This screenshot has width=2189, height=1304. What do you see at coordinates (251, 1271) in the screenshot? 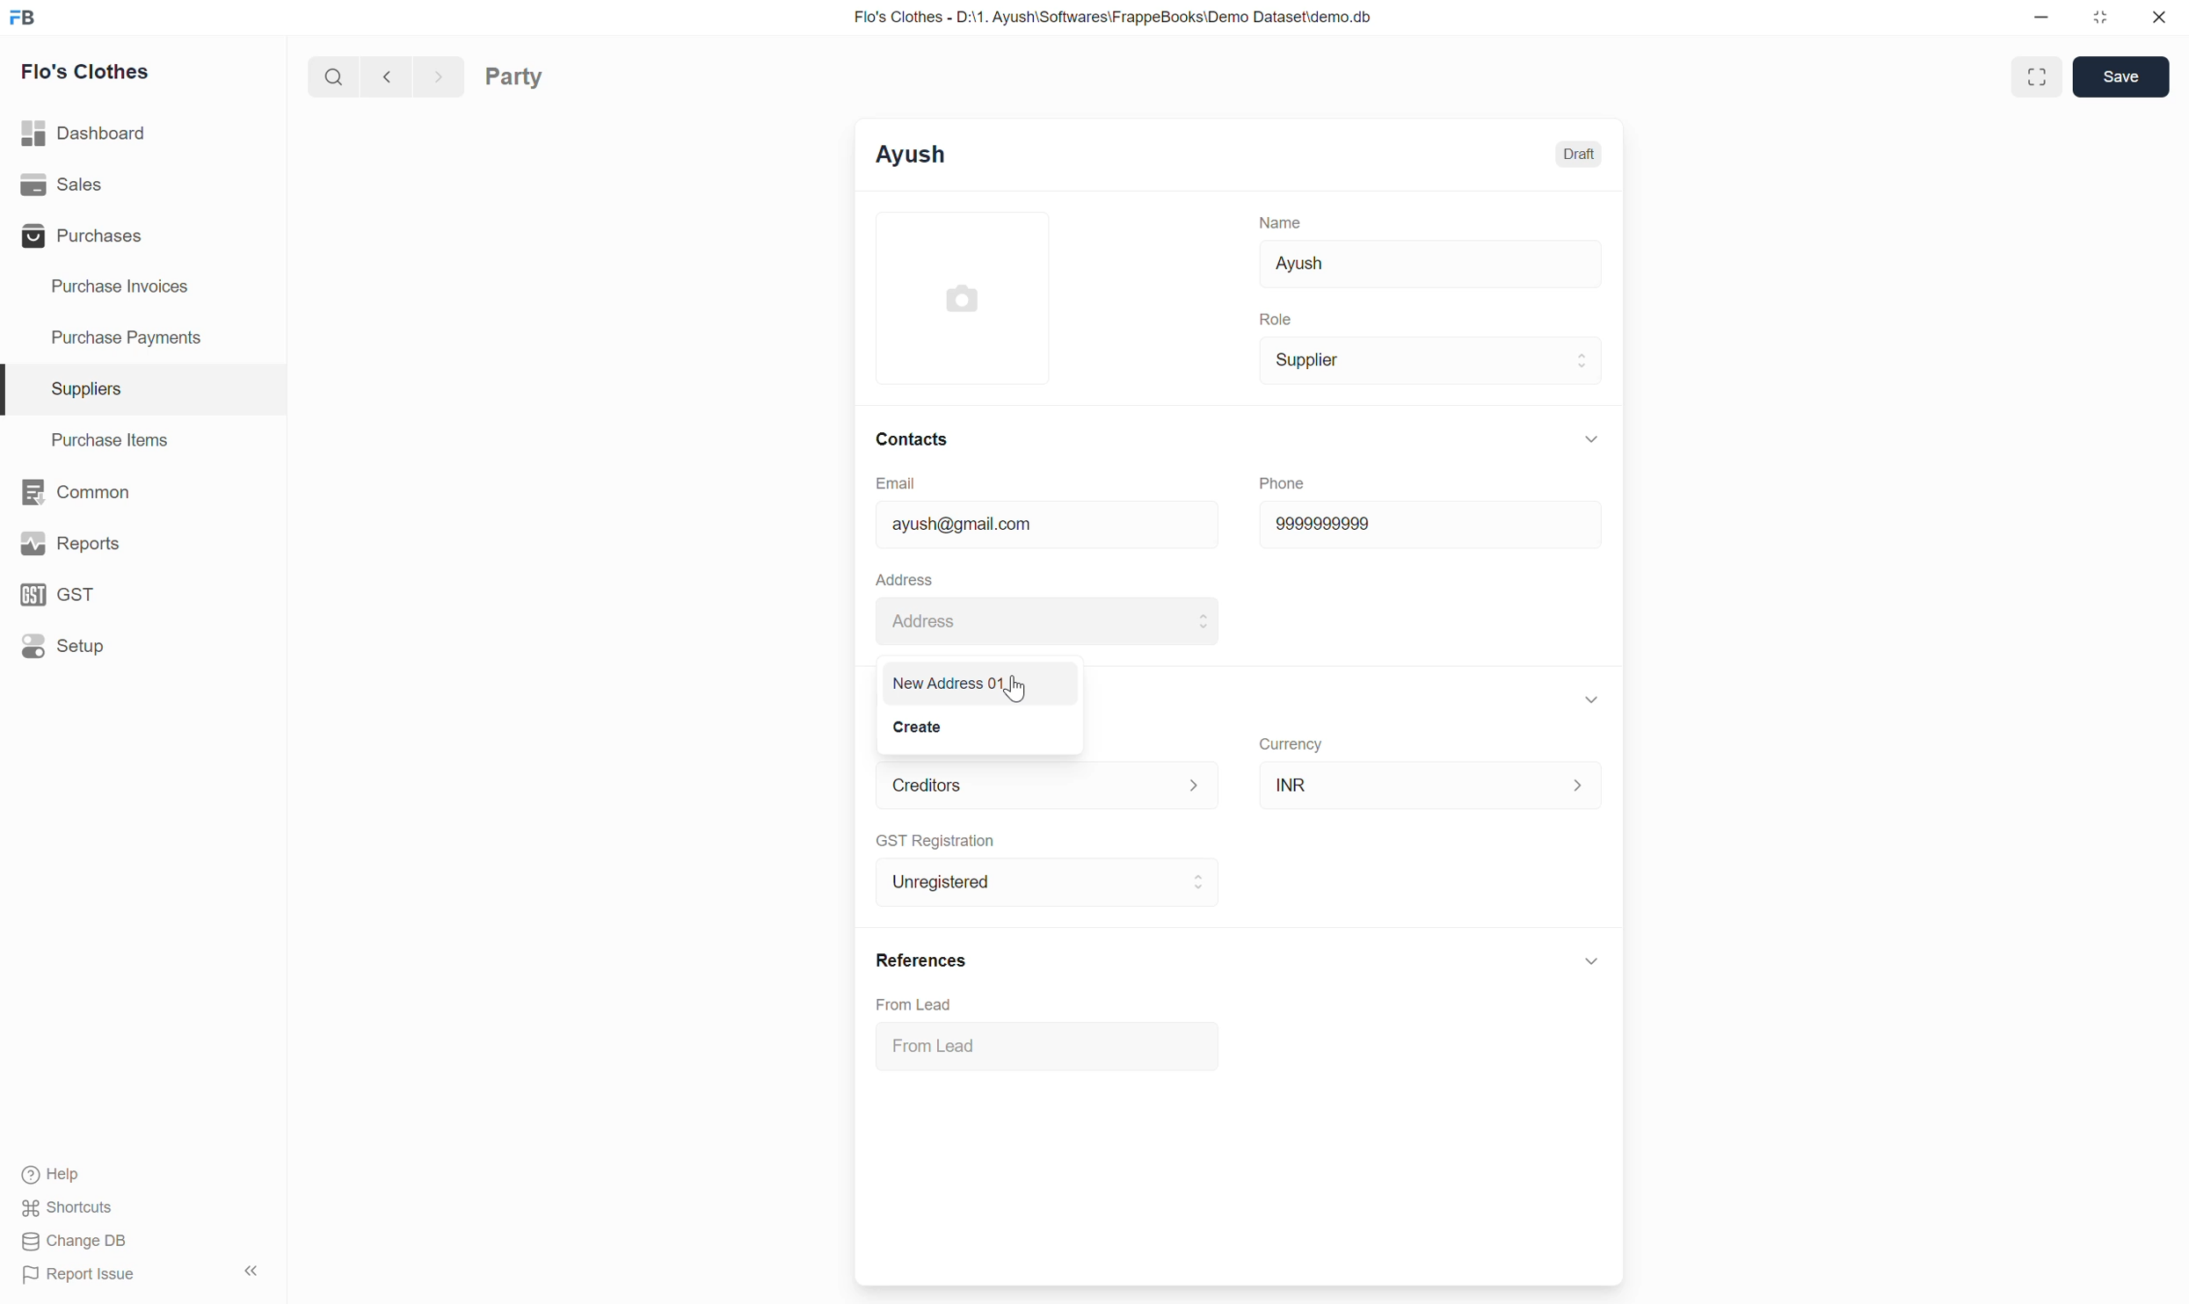
I see `Collapse sidebar` at bounding box center [251, 1271].